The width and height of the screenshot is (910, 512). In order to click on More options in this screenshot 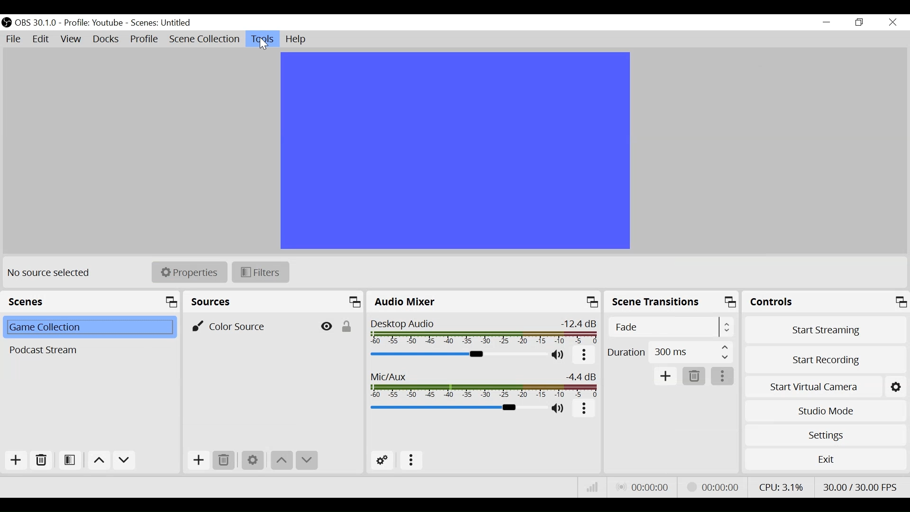, I will do `click(583, 356)`.